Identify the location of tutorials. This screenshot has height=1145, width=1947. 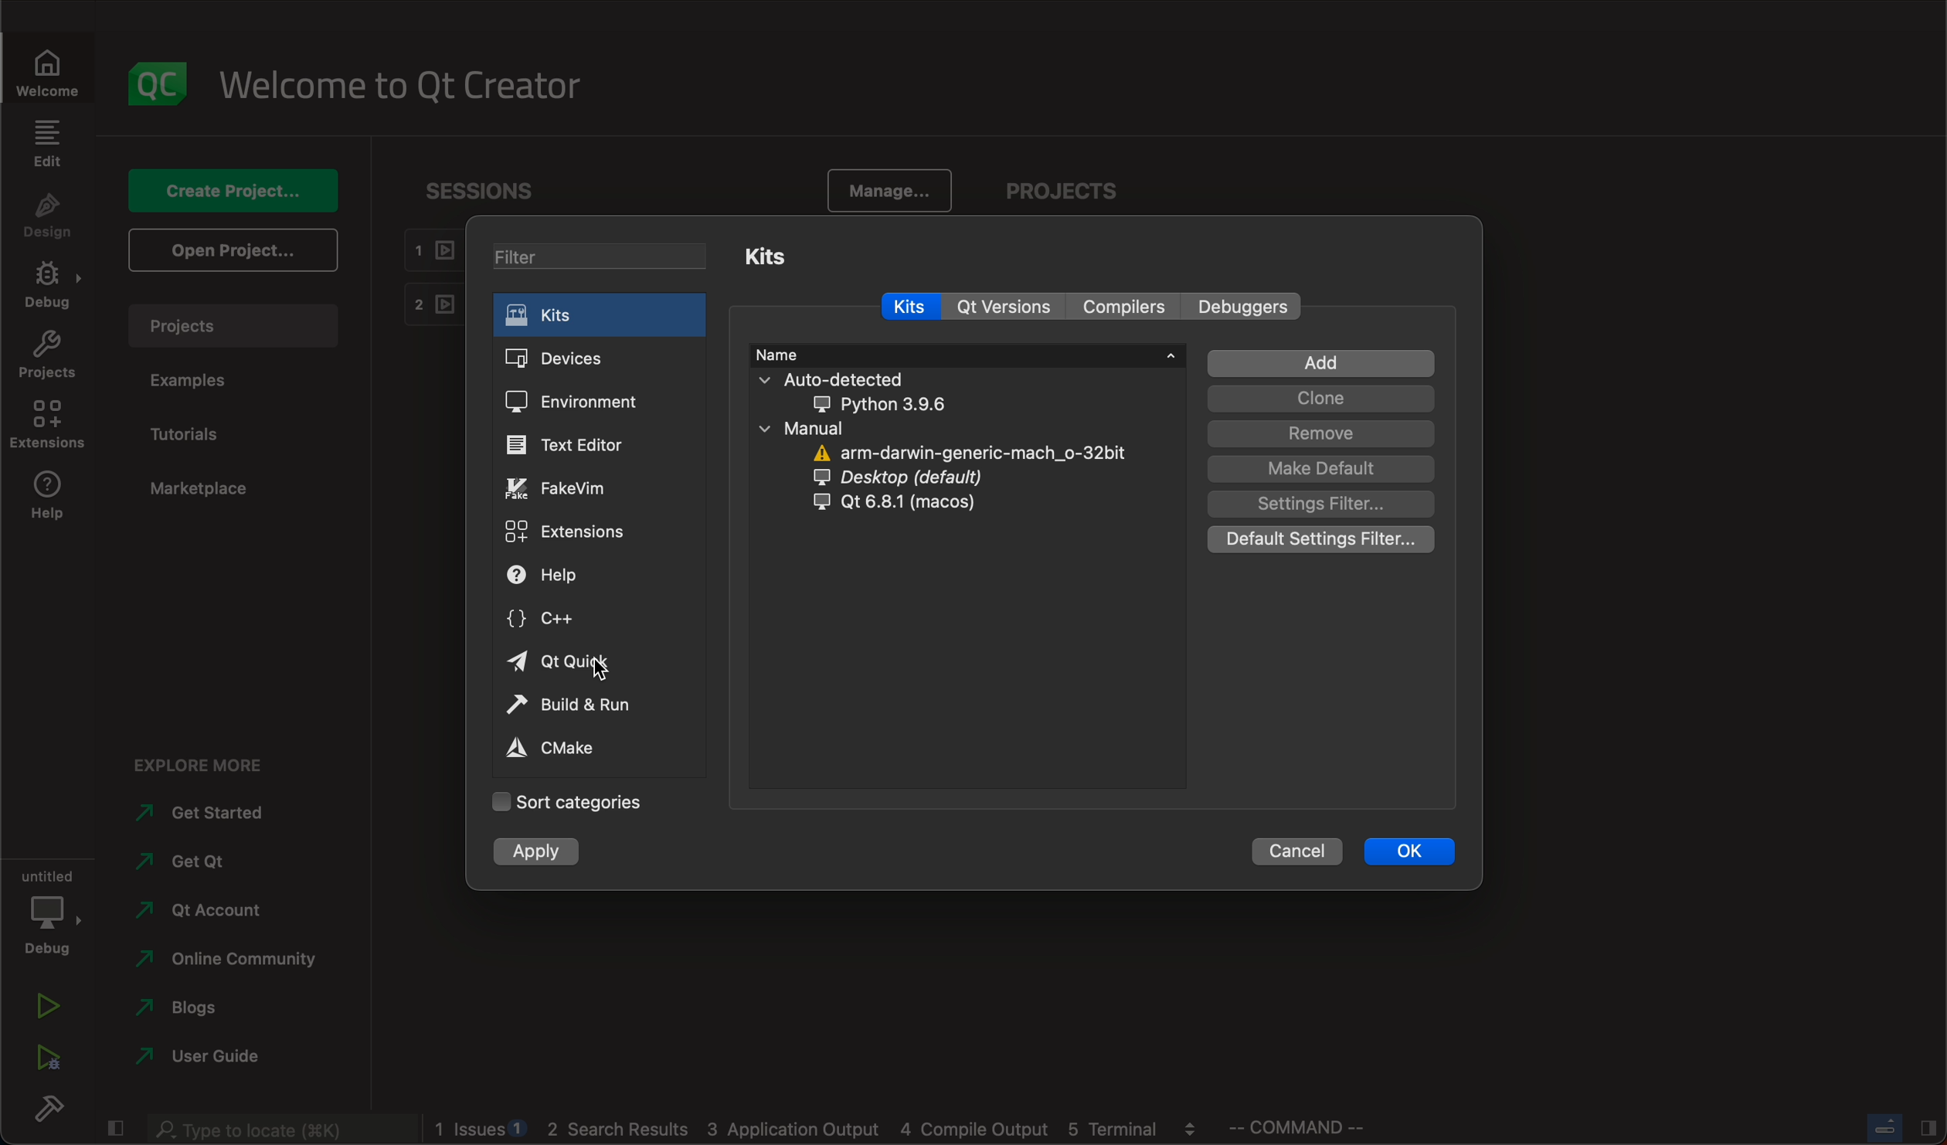
(192, 431).